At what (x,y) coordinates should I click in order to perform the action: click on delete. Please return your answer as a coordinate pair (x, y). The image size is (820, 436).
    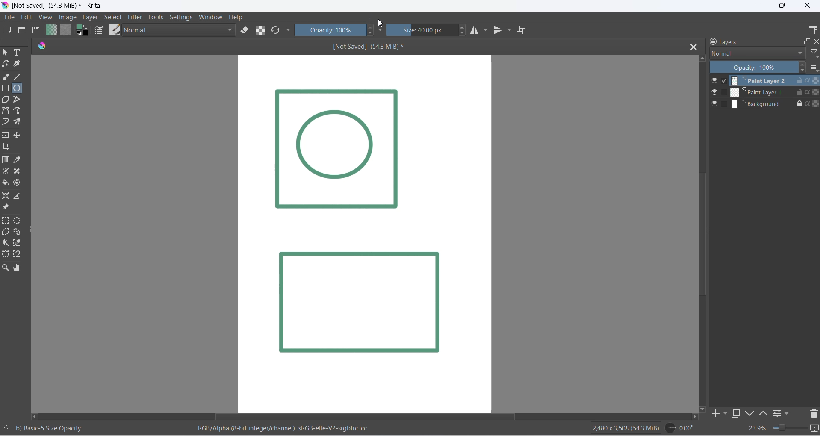
    Looking at the image, I should click on (815, 412).